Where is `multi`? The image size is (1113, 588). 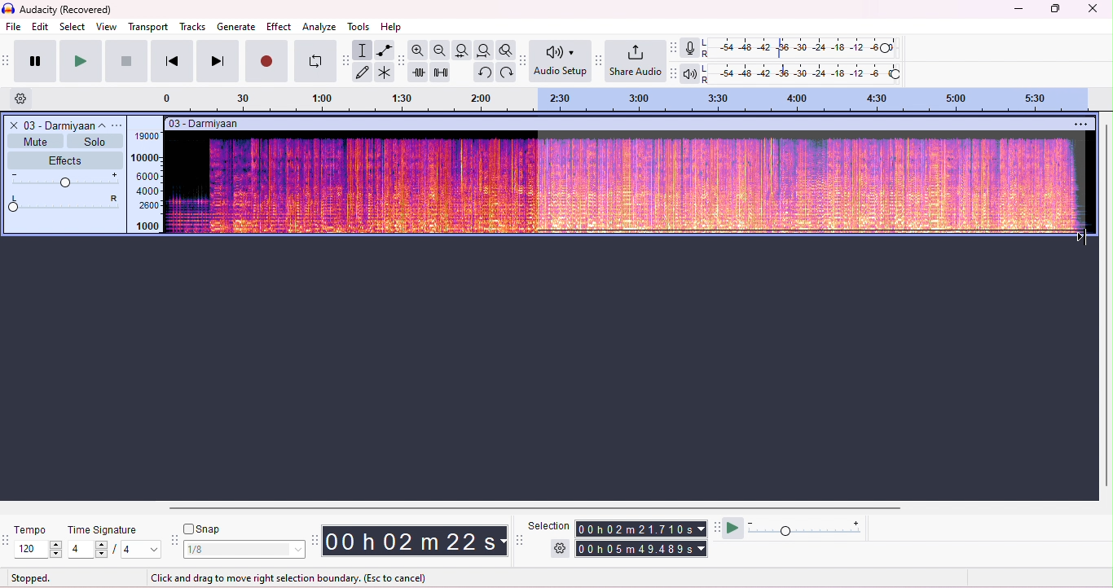
multi is located at coordinates (385, 73).